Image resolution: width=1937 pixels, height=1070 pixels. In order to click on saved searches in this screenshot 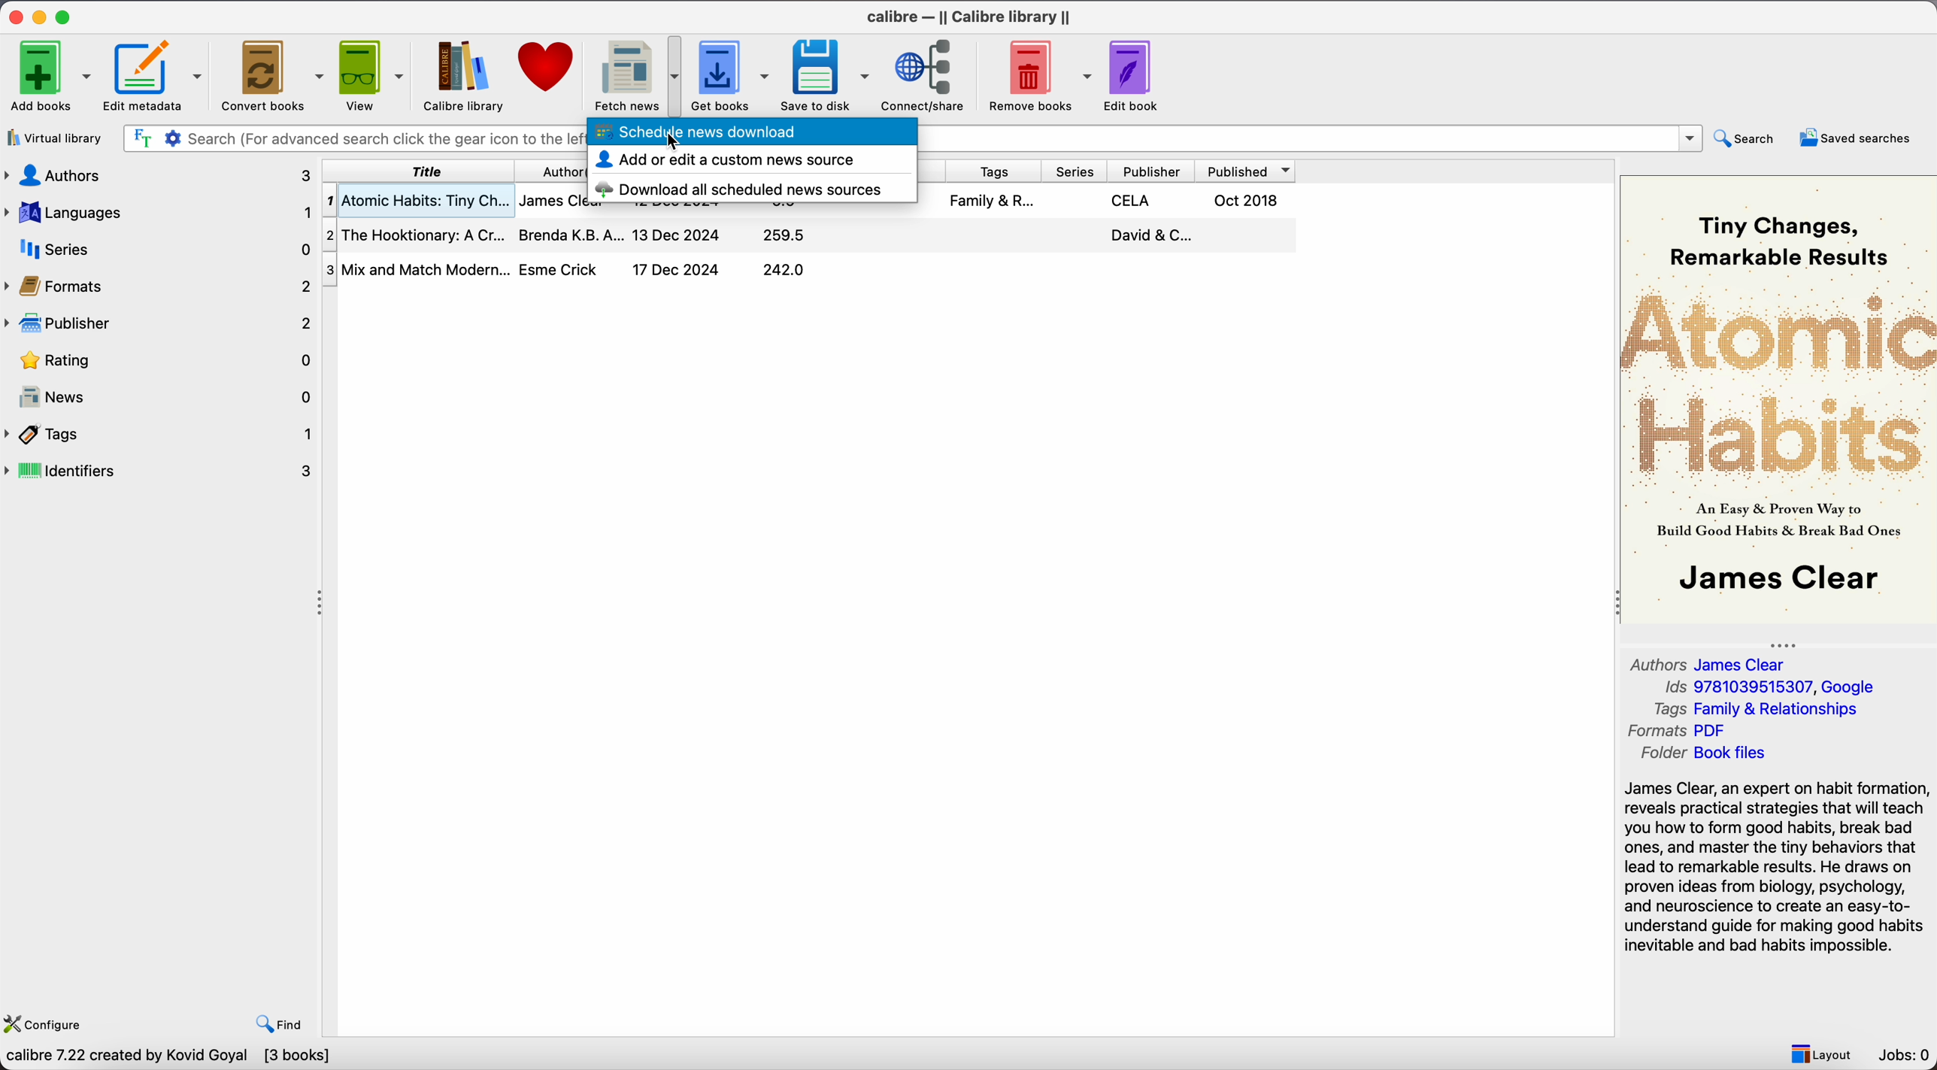, I will do `click(1860, 137)`.